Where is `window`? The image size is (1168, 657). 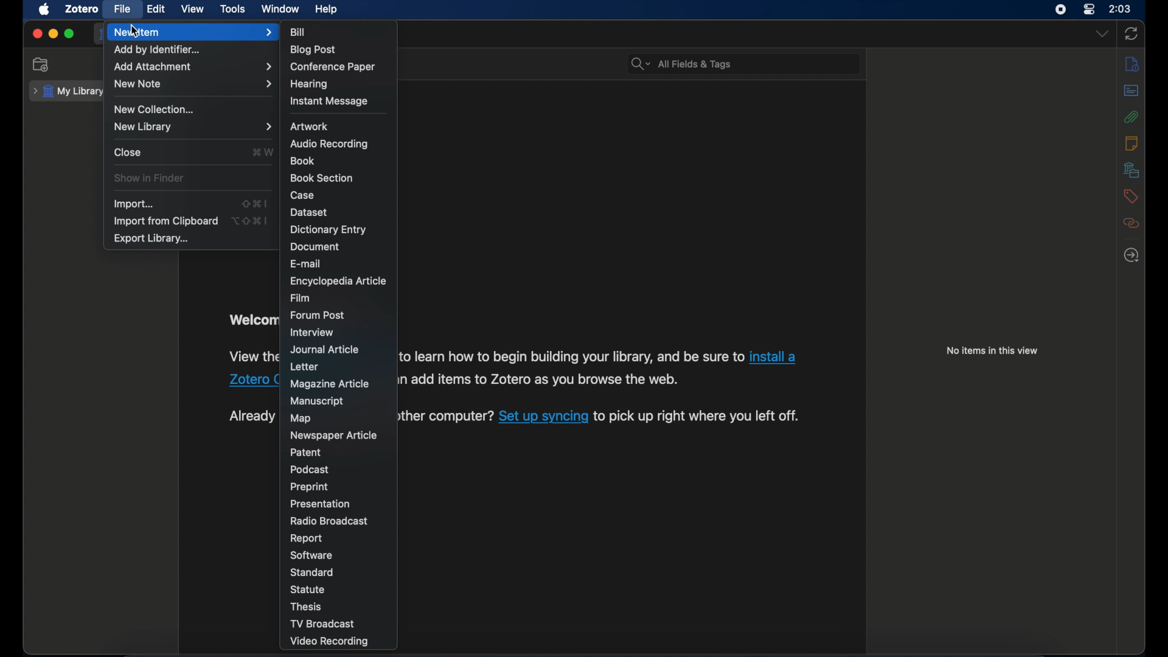
window is located at coordinates (280, 9).